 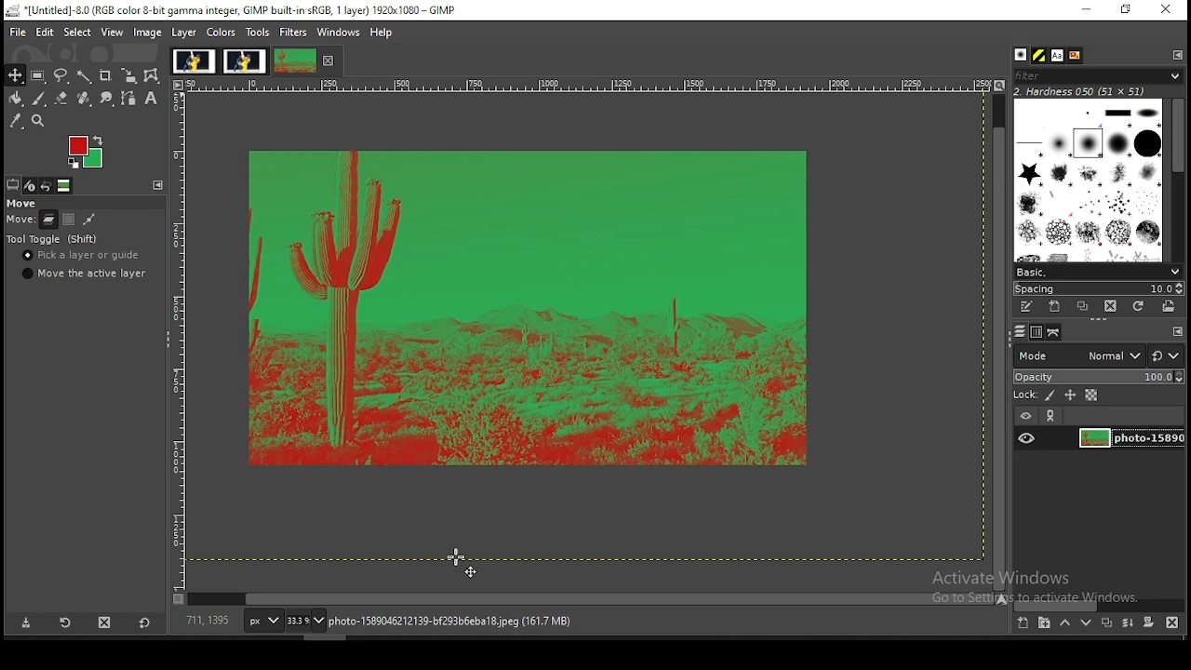 I want to click on restore, so click(x=1127, y=9).